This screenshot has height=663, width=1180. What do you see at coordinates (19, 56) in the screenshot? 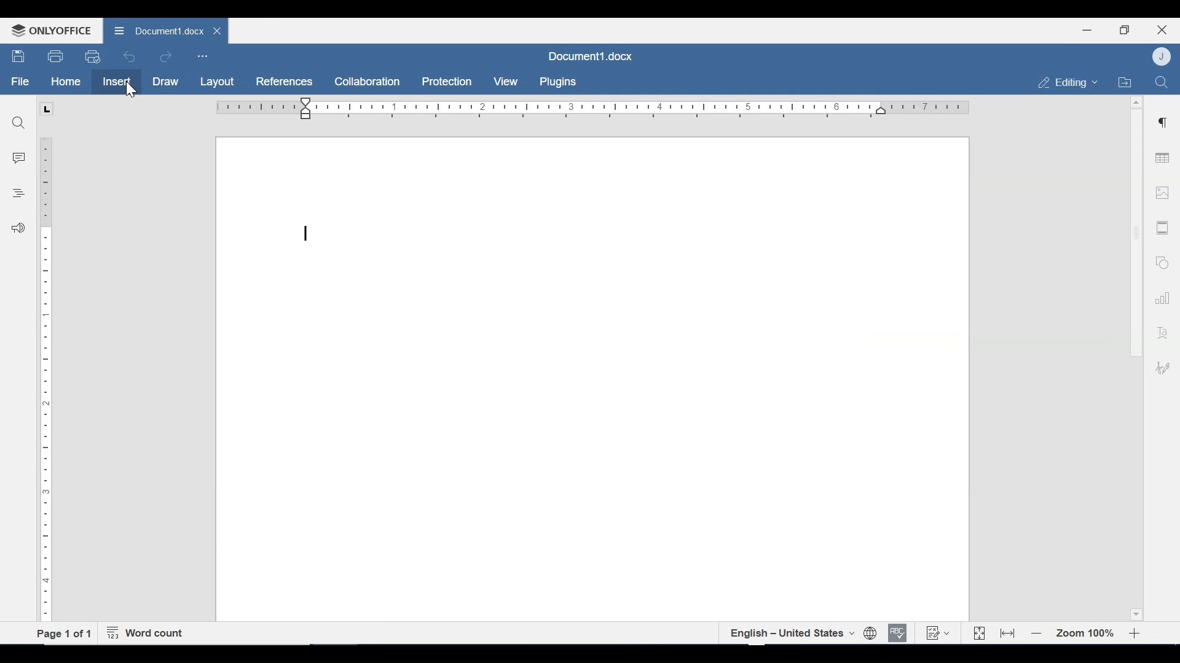
I see `Save` at bounding box center [19, 56].